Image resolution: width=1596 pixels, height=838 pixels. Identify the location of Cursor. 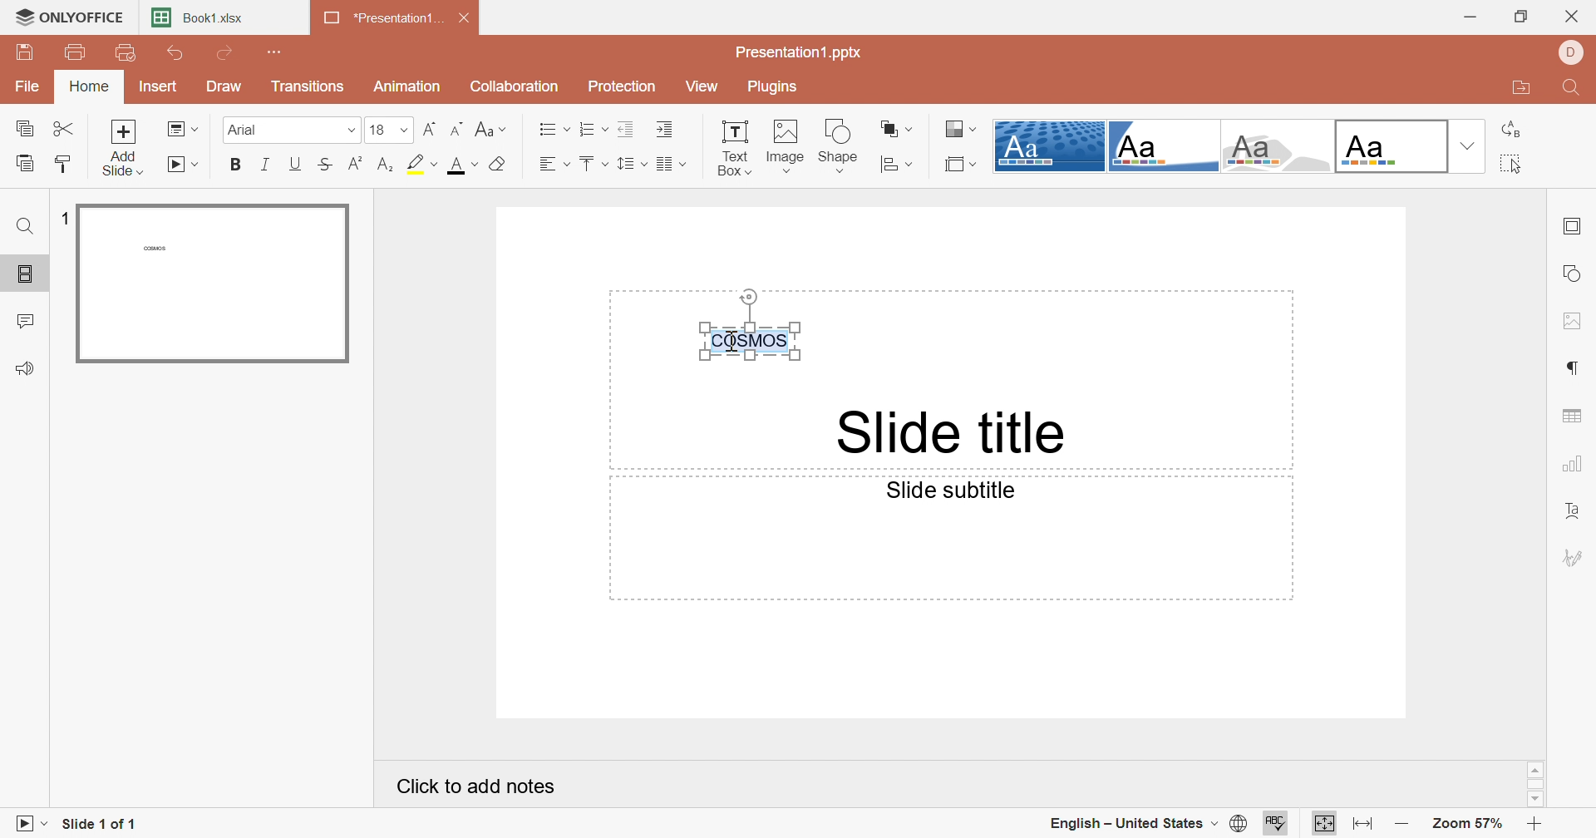
(728, 343).